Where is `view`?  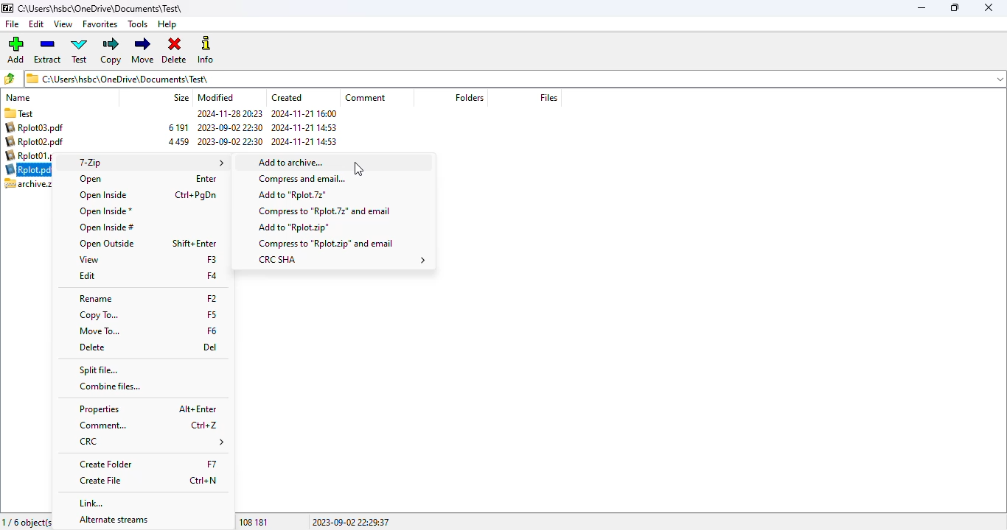 view is located at coordinates (63, 24).